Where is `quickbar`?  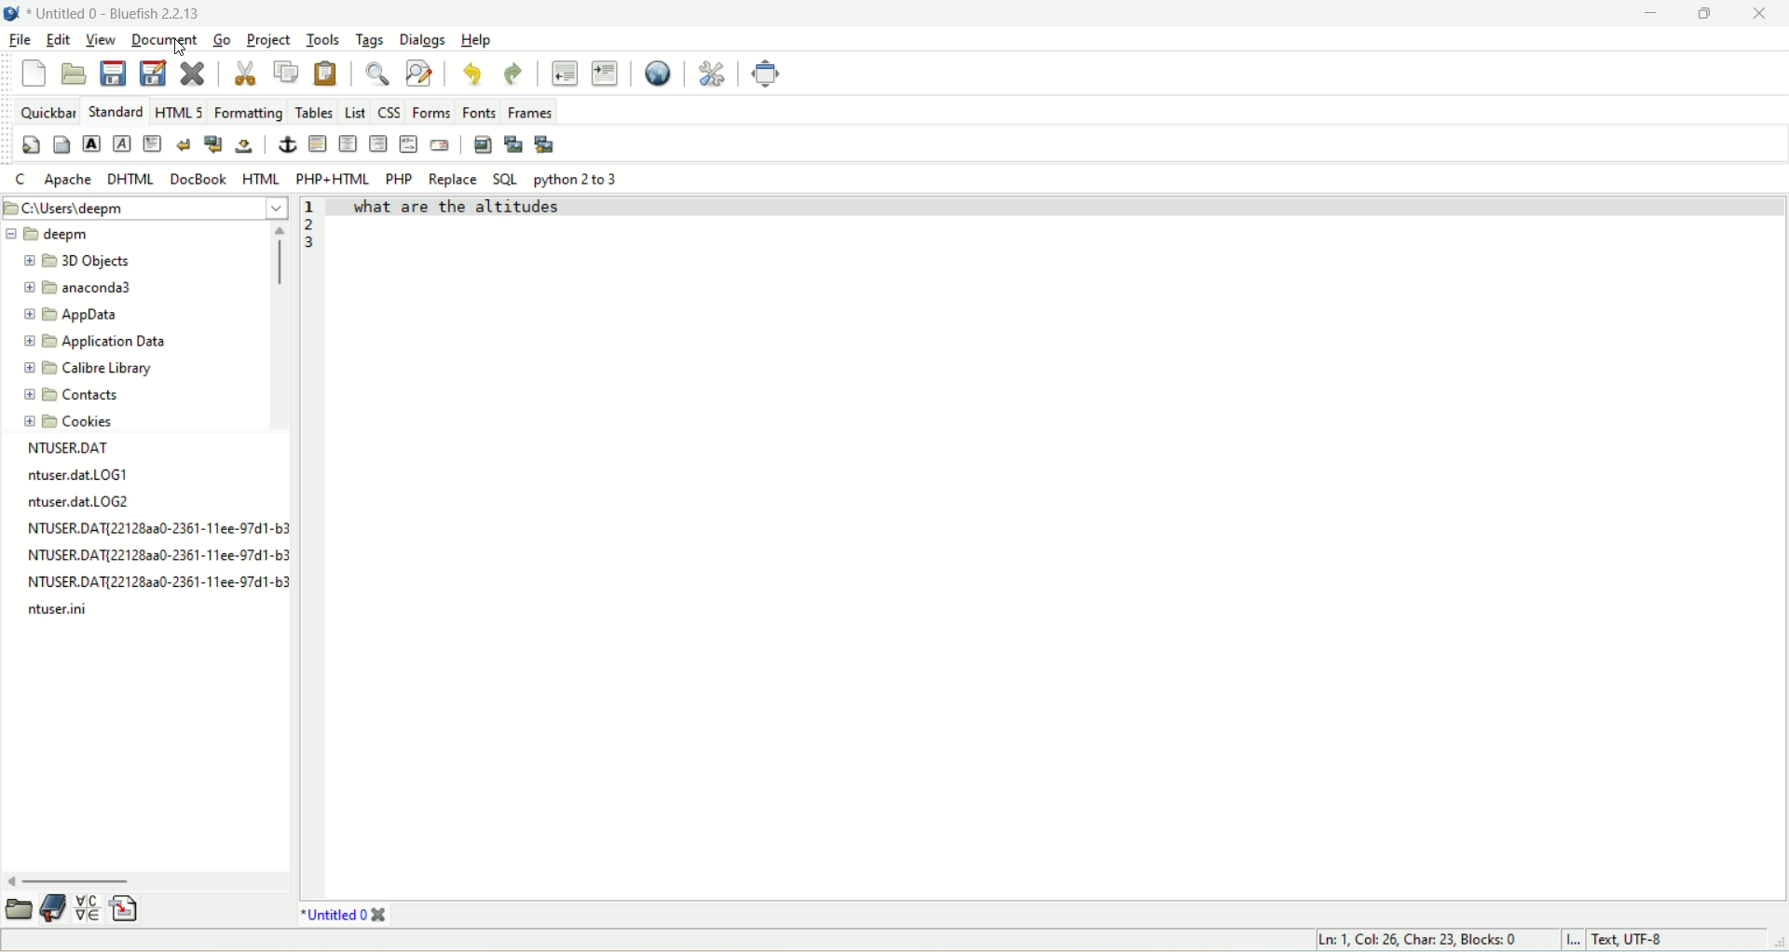
quickbar is located at coordinates (49, 112).